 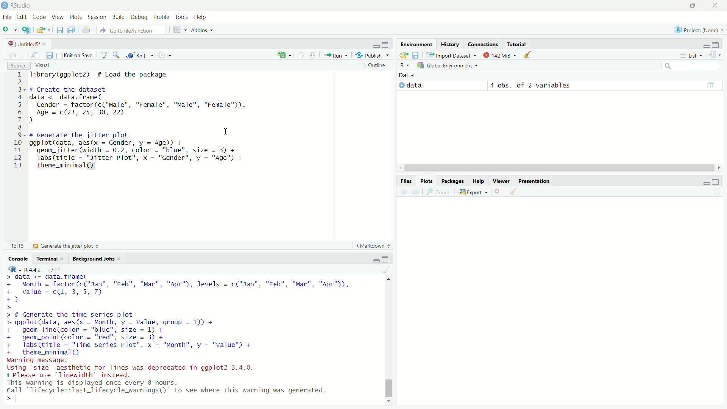 I want to click on close, so click(x=47, y=45).